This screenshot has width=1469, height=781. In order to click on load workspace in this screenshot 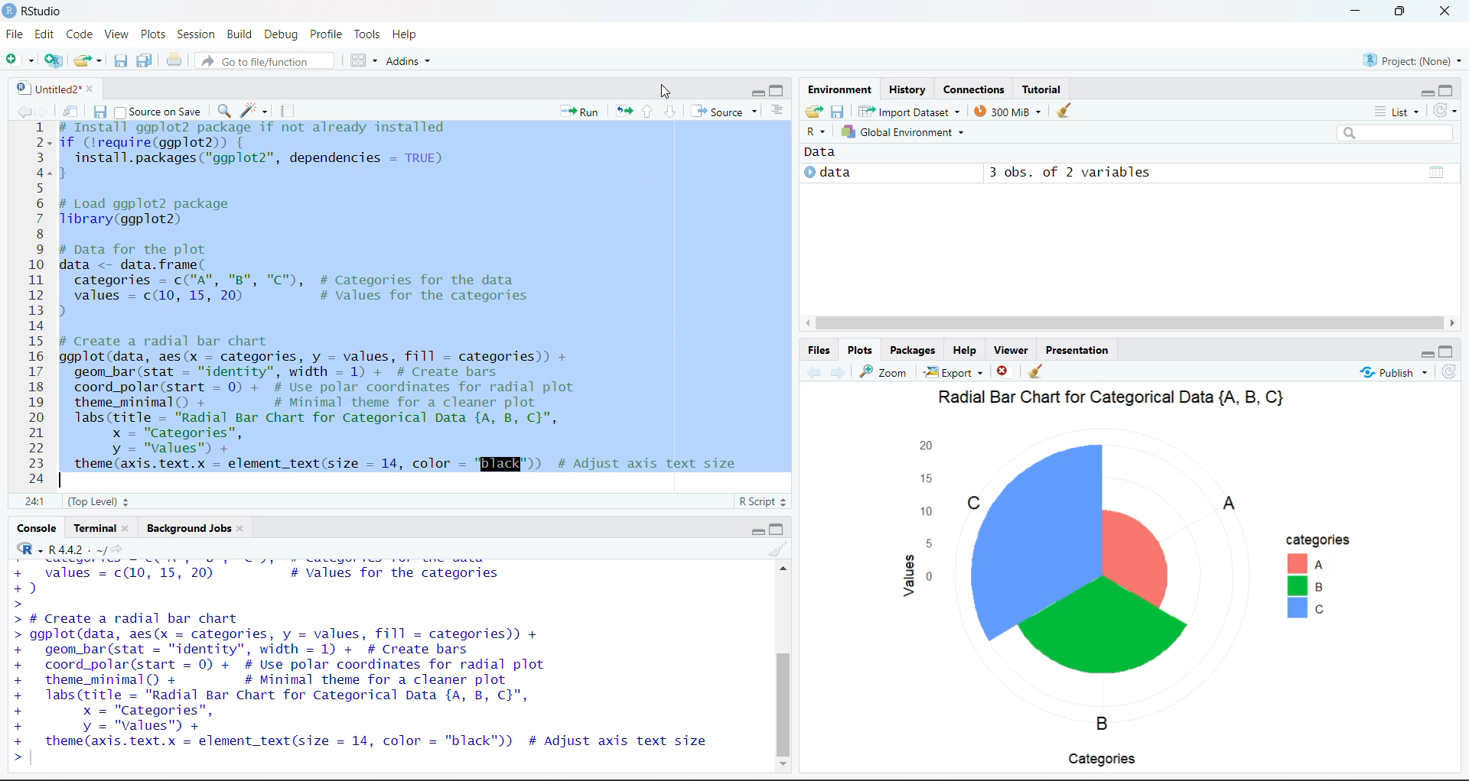, I will do `click(814, 111)`.